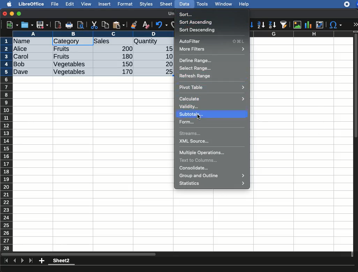  I want to click on close, so click(5, 14).